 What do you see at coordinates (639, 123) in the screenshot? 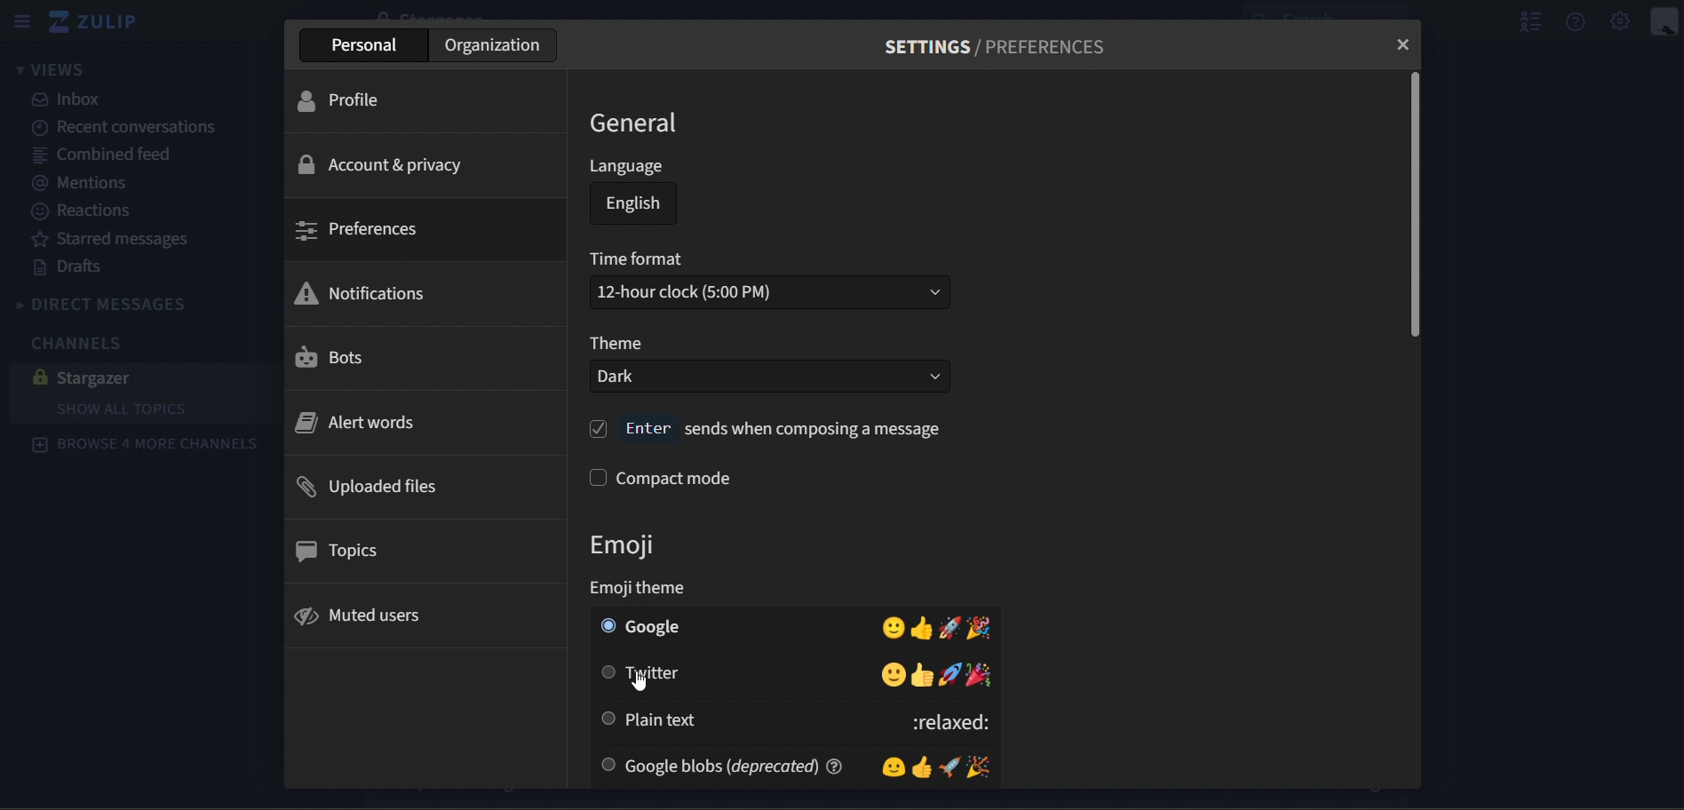
I see `general` at bounding box center [639, 123].